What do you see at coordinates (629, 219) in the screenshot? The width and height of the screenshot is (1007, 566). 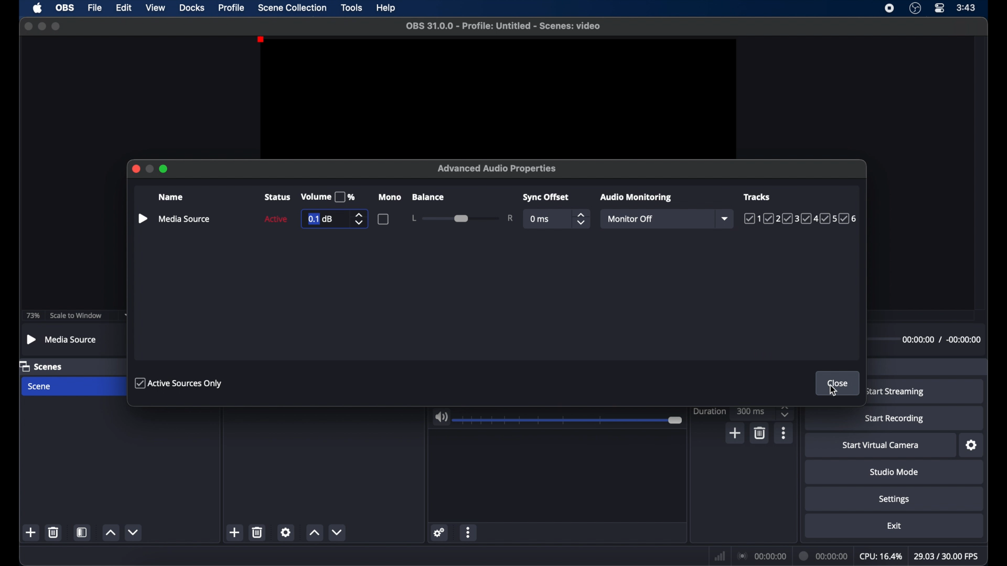 I see `monitor off` at bounding box center [629, 219].